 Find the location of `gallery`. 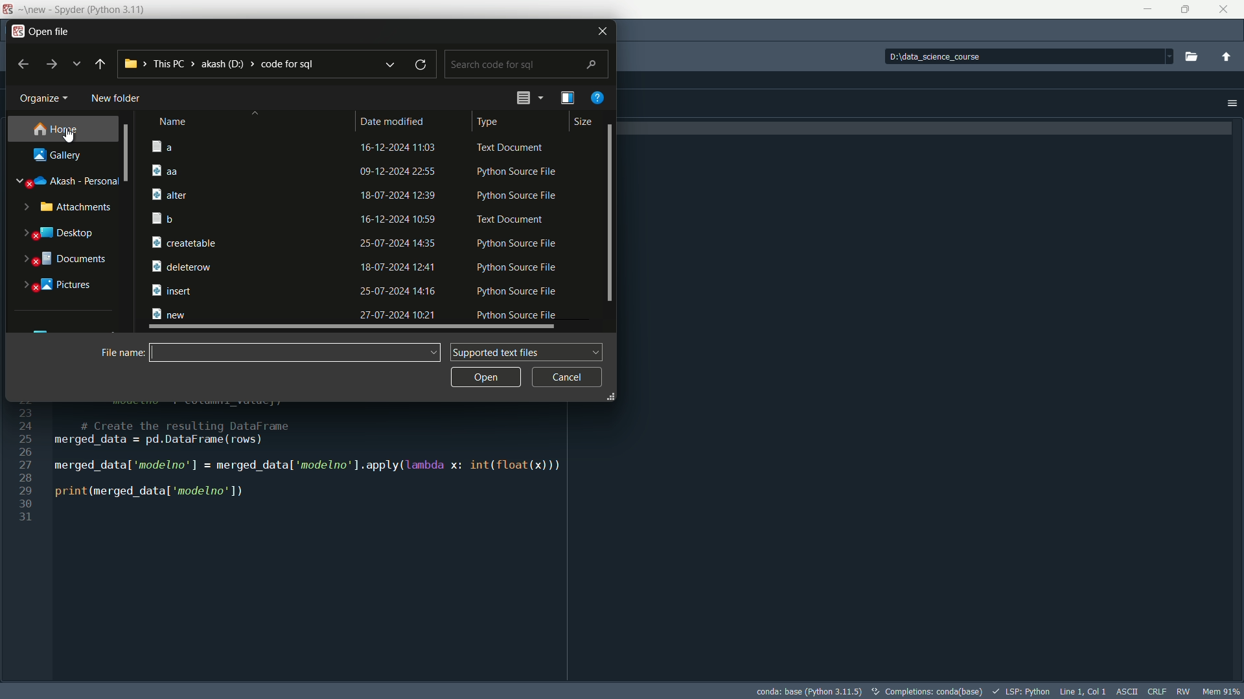

gallery is located at coordinates (60, 155).